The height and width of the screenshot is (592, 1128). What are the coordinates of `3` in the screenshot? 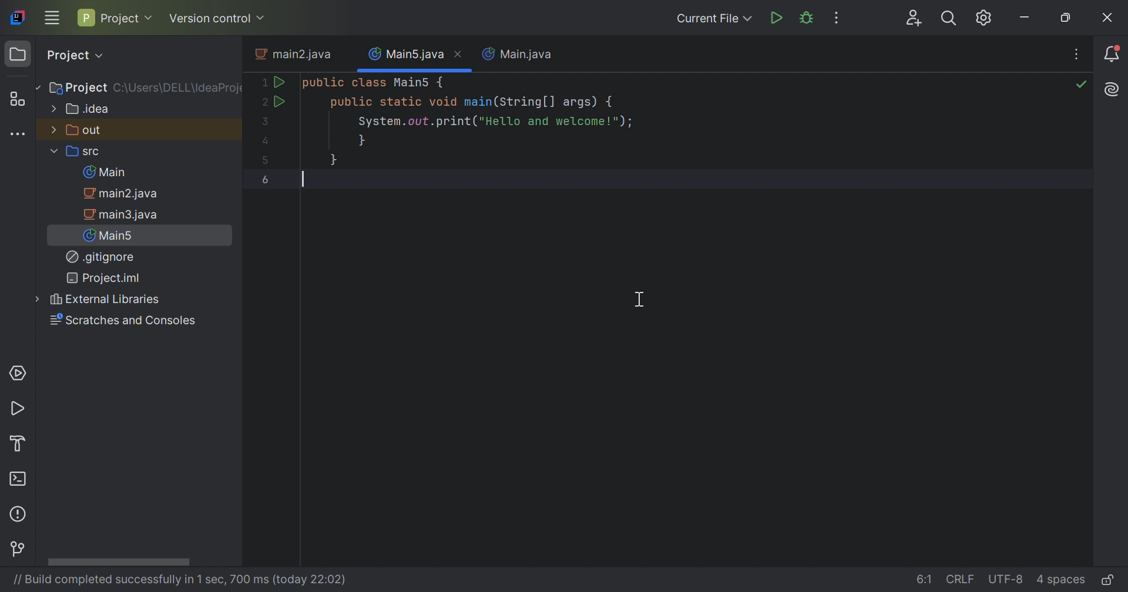 It's located at (263, 121).